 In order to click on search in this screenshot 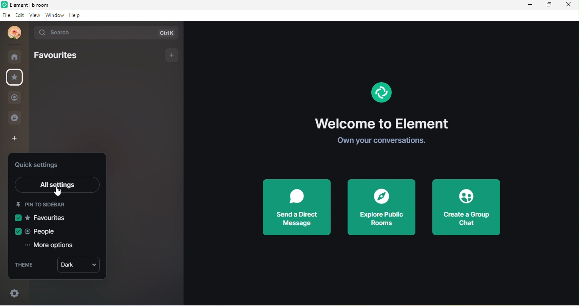, I will do `click(109, 33)`.